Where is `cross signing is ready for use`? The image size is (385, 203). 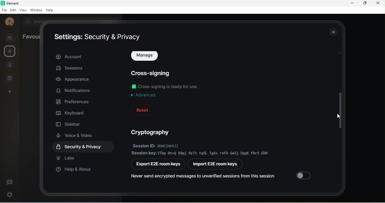 cross signing is ready for use is located at coordinates (170, 86).